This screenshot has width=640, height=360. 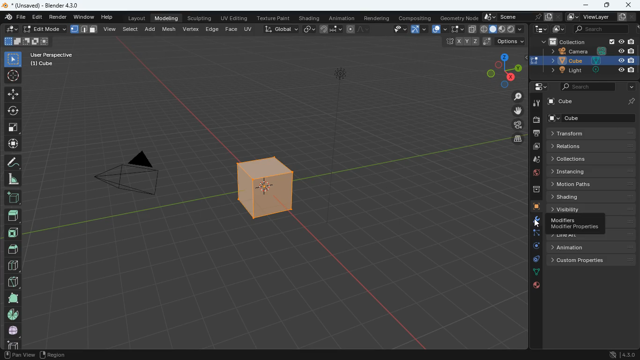 What do you see at coordinates (127, 176) in the screenshot?
I see `camera` at bounding box center [127, 176].